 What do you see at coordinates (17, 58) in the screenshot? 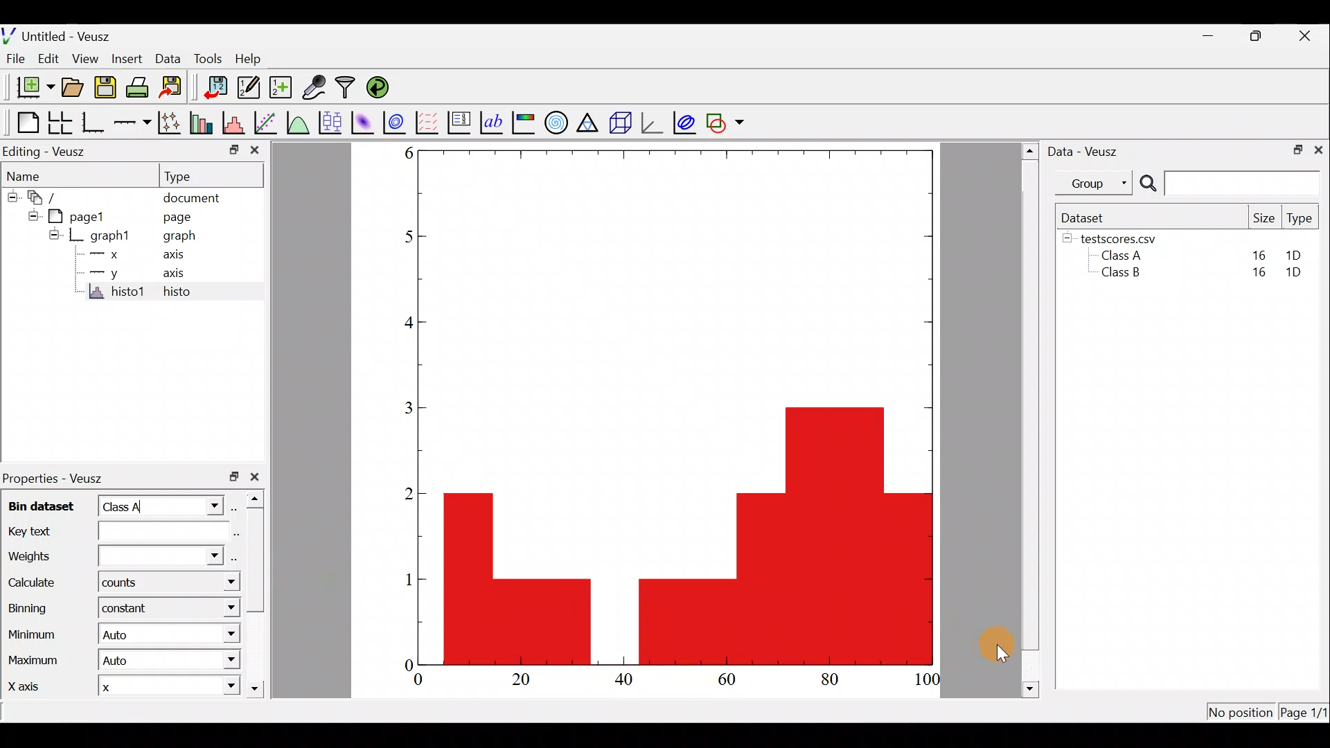
I see `File` at bounding box center [17, 58].